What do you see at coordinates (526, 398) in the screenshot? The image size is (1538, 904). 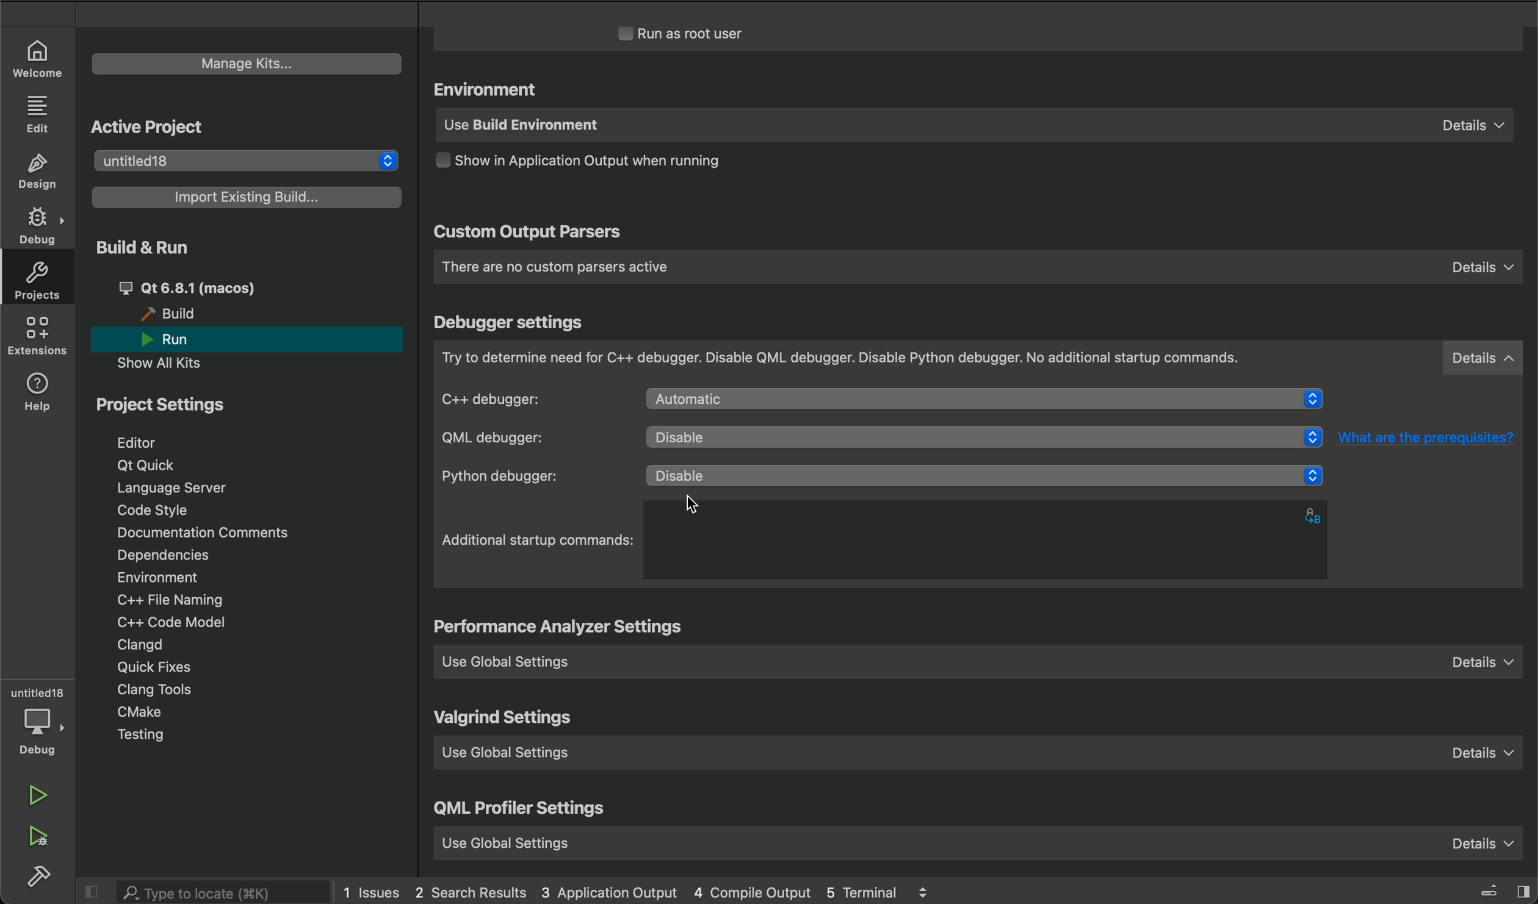 I see `c++ ` at bounding box center [526, 398].